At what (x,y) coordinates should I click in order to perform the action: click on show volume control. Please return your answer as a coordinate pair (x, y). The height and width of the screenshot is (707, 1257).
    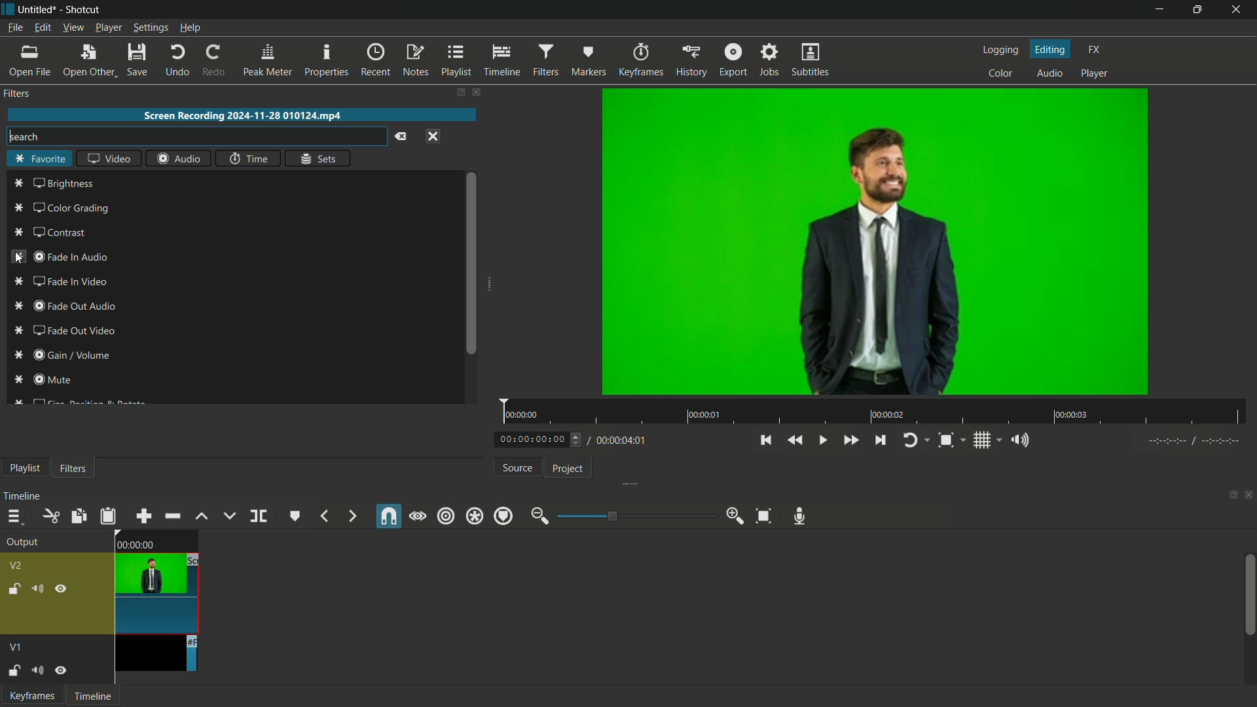
    Looking at the image, I should click on (1016, 440).